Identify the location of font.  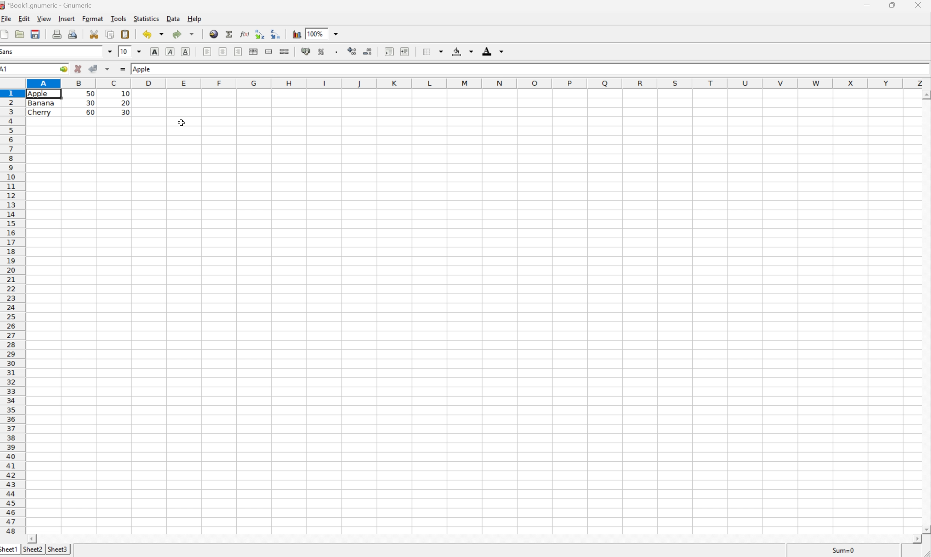
(9, 53).